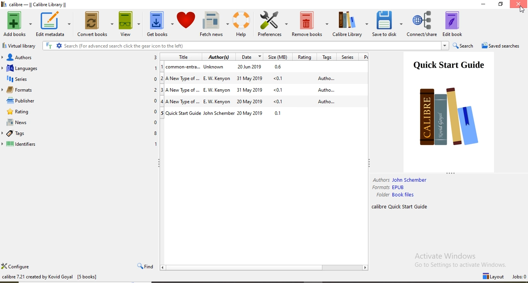  I want to click on common-entra..., so click(183, 67).